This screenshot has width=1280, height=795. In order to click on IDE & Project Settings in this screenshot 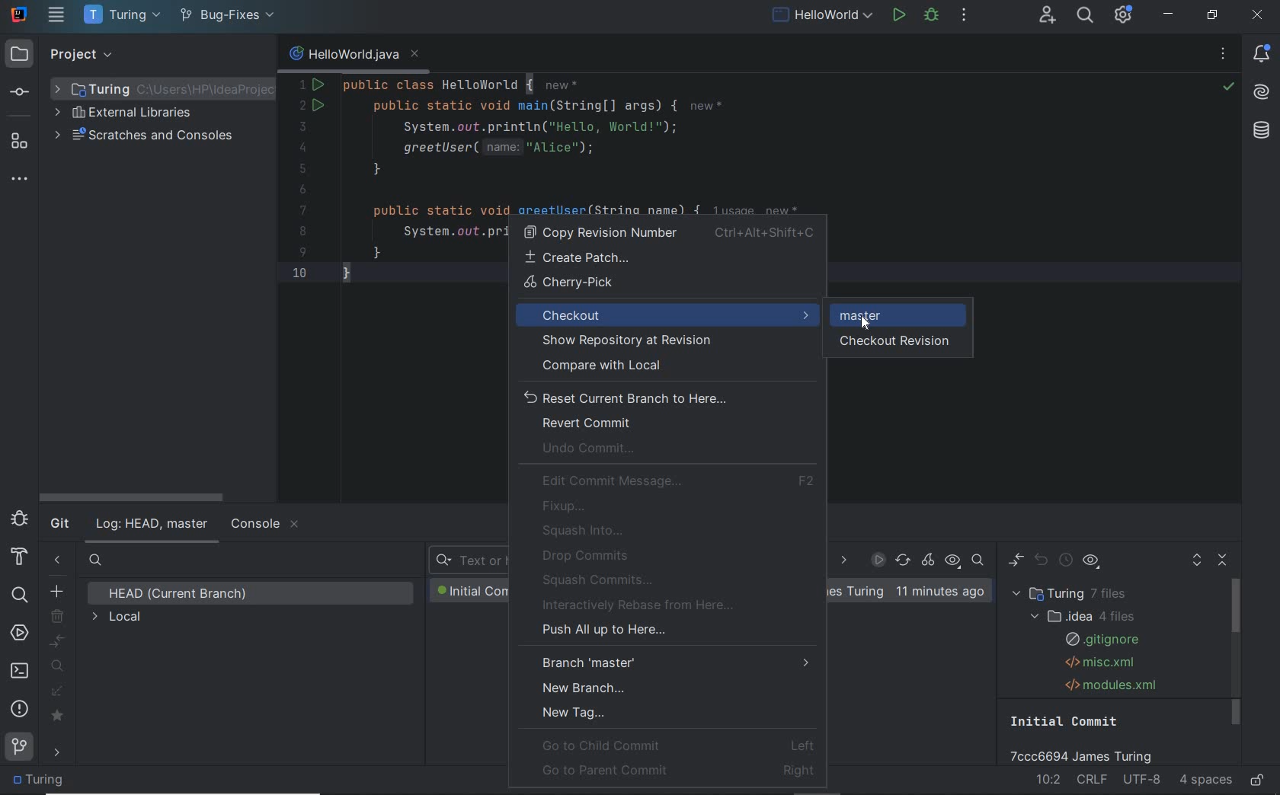, I will do `click(1125, 16)`.